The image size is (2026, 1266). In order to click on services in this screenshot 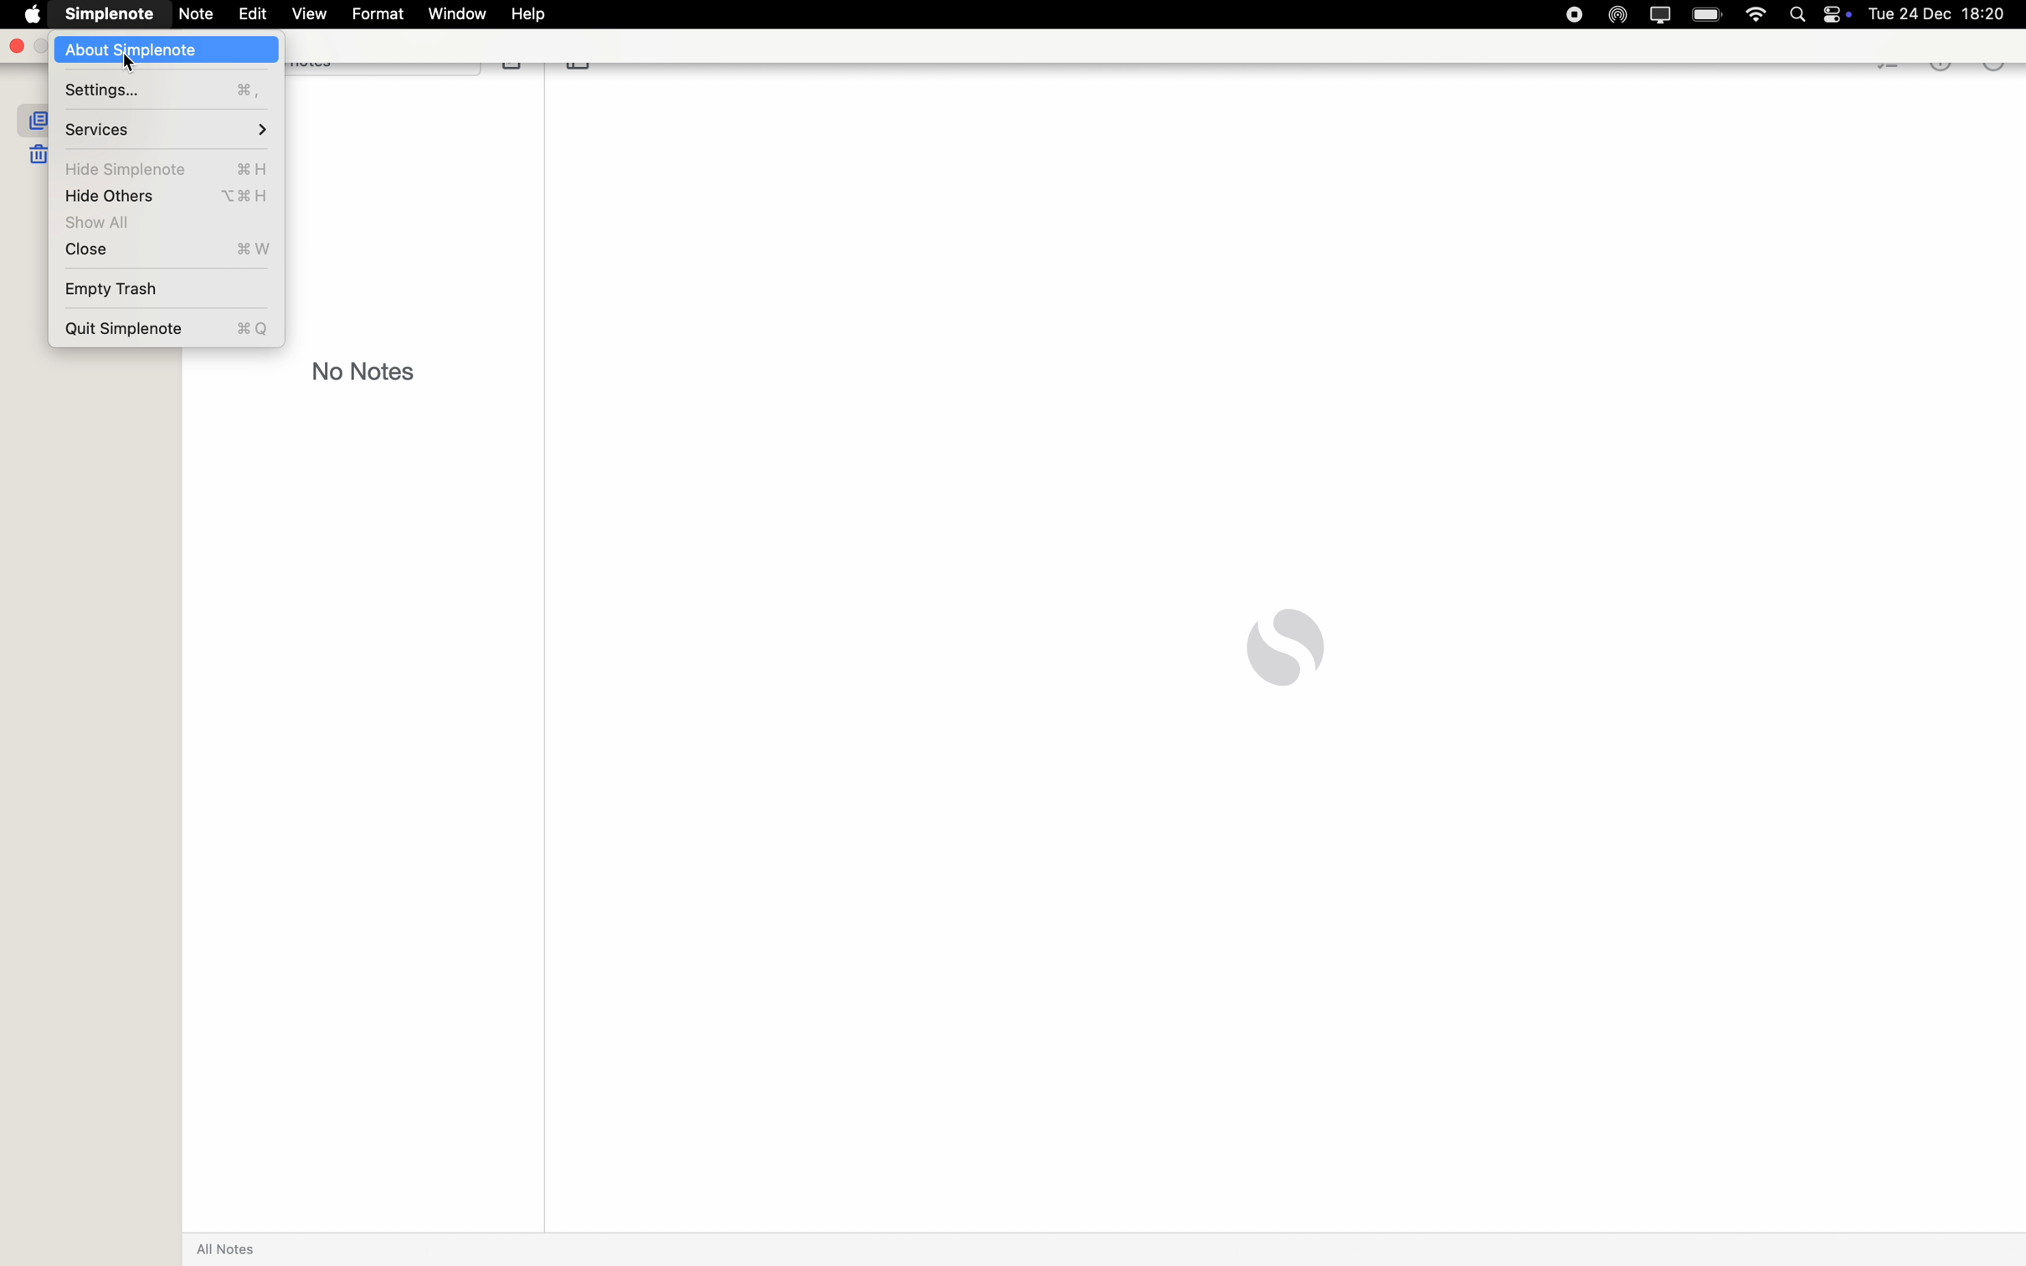, I will do `click(166, 129)`.